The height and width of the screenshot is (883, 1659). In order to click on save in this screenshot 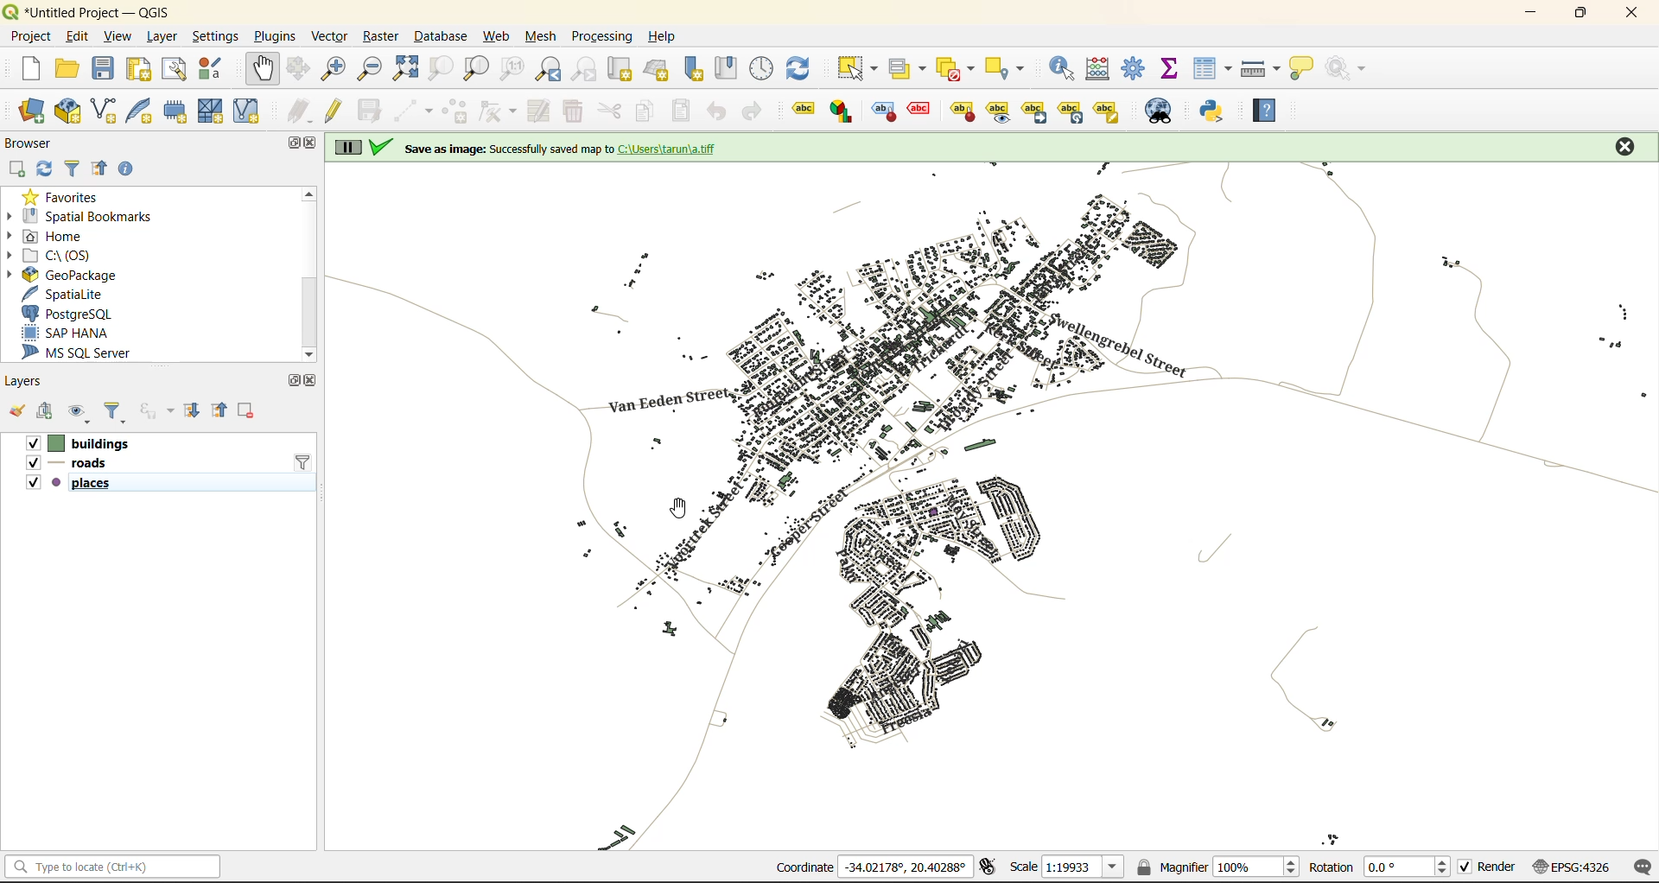, I will do `click(103, 69)`.